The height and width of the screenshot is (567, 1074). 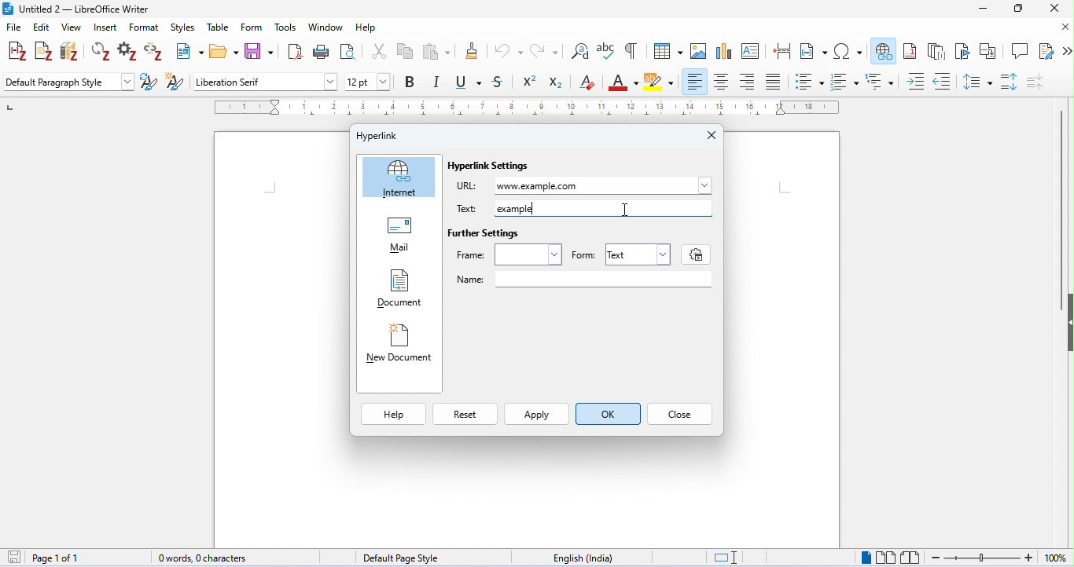 I want to click on example, so click(x=526, y=207).